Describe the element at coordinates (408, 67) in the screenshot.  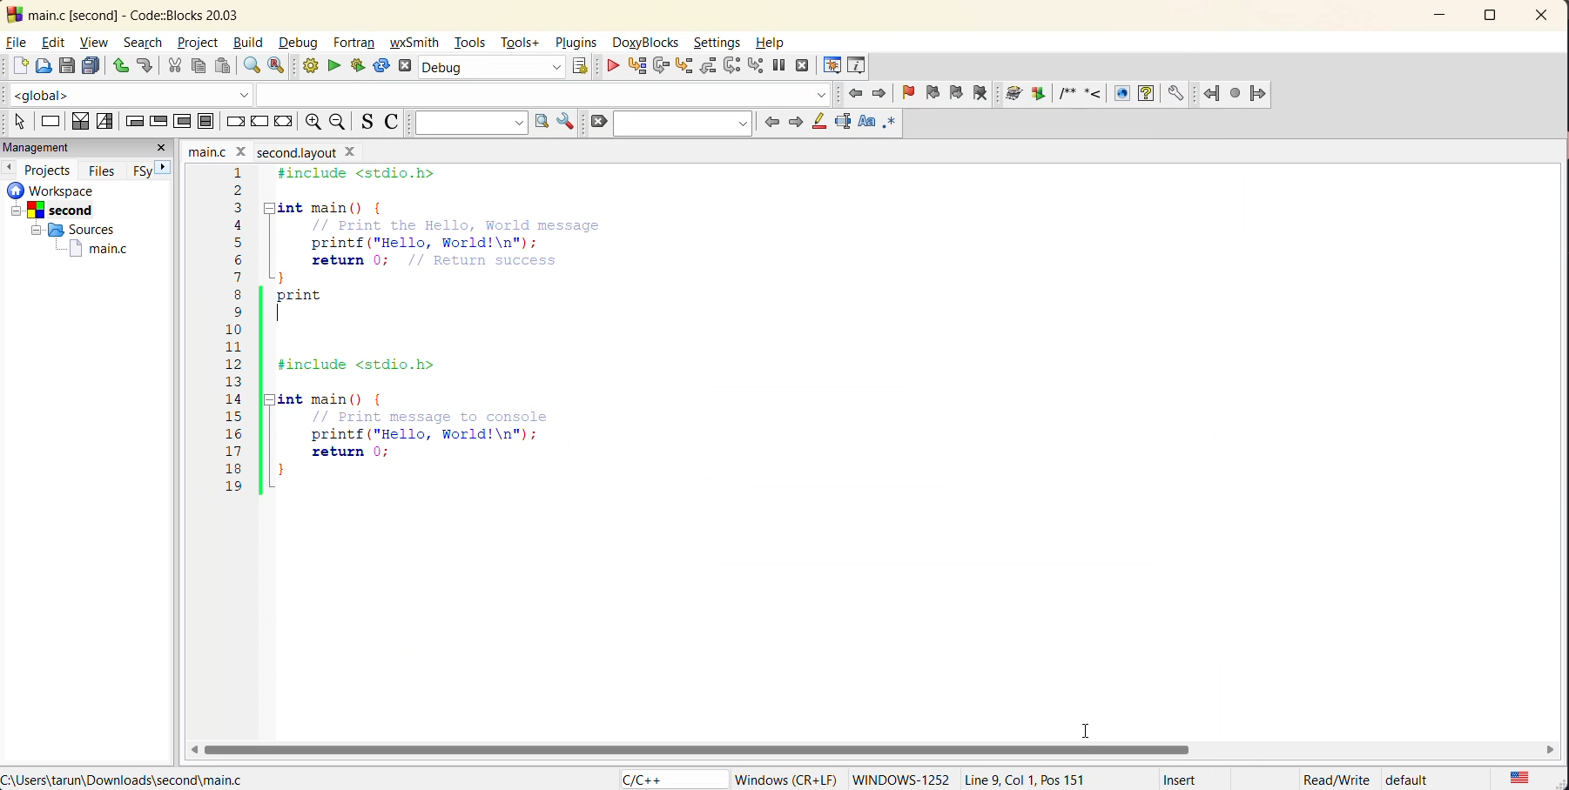
I see `abort` at that location.